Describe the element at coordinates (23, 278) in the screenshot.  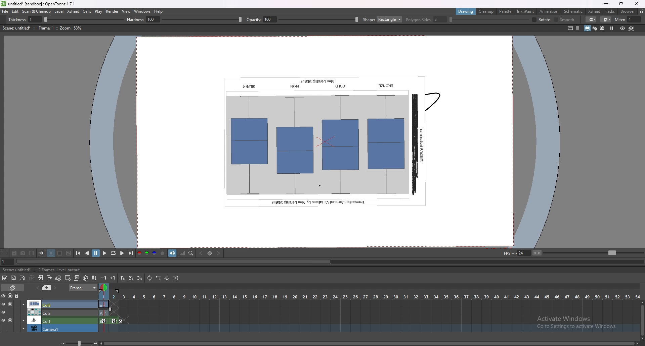
I see `new vector level` at that location.